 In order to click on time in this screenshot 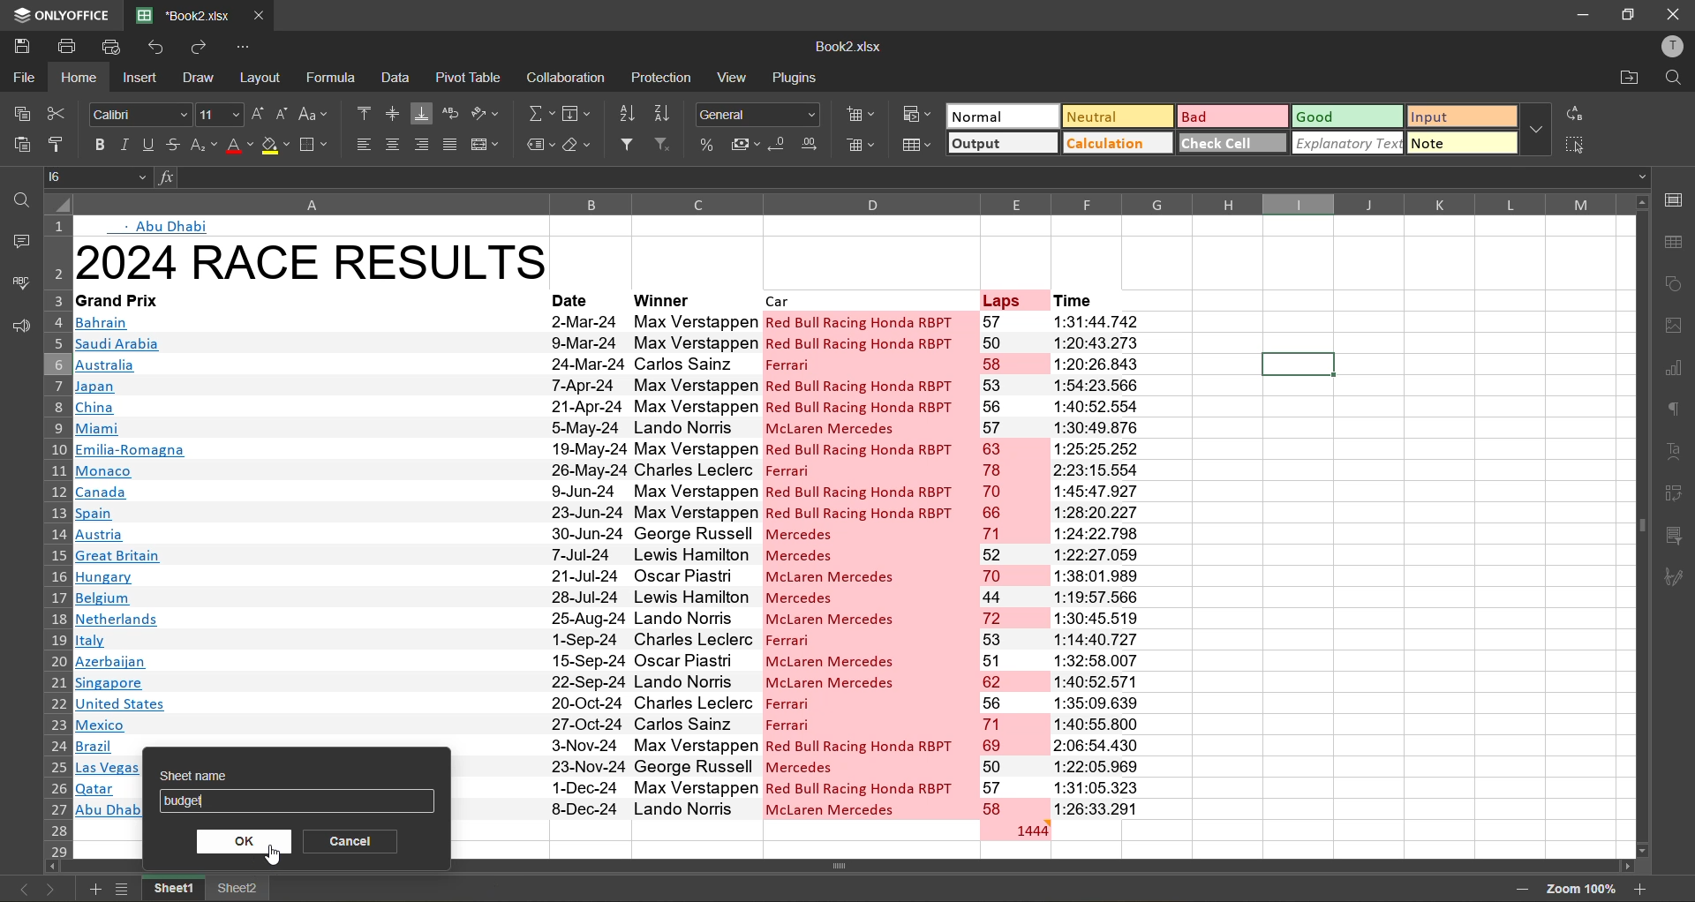, I will do `click(1093, 563)`.